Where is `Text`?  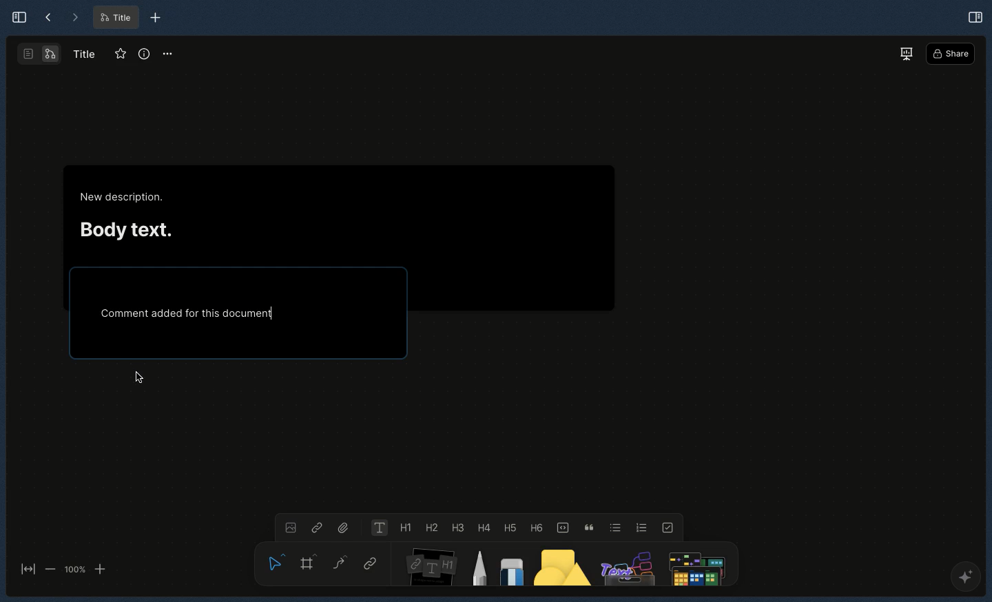
Text is located at coordinates (378, 528).